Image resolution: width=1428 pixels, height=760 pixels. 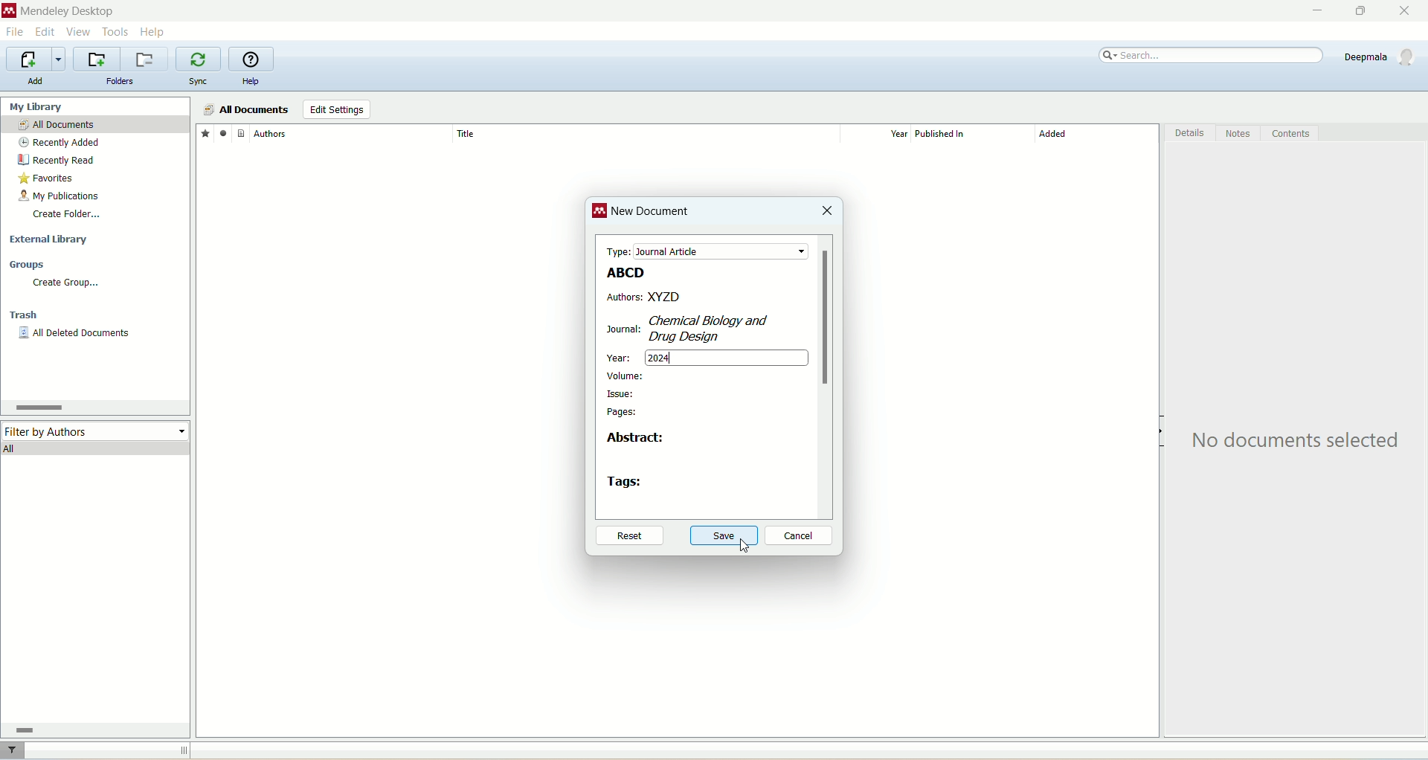 I want to click on 2024, so click(x=729, y=359).